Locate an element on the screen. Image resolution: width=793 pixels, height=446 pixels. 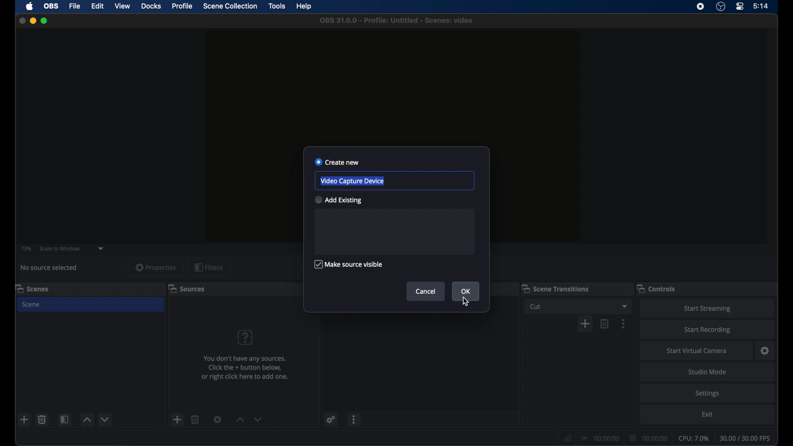
create new is located at coordinates (337, 162).